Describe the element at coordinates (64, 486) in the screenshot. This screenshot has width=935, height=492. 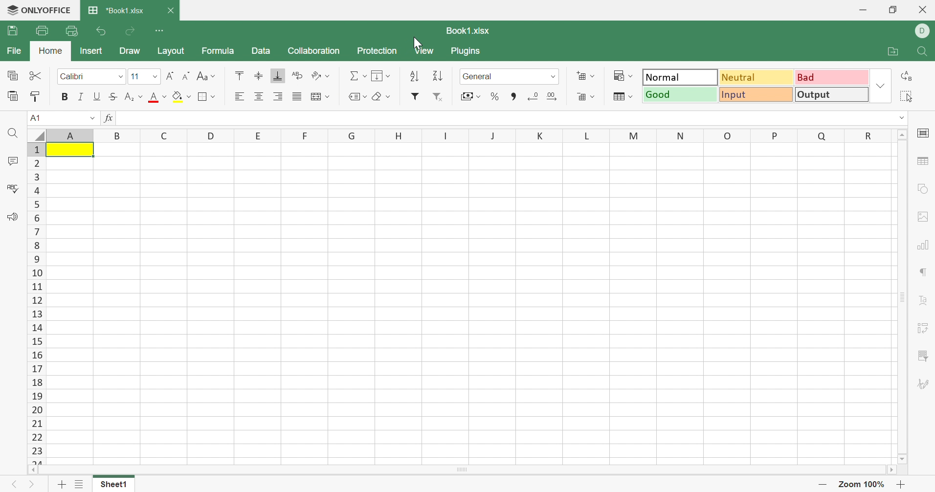
I see `Add Sheet` at that location.